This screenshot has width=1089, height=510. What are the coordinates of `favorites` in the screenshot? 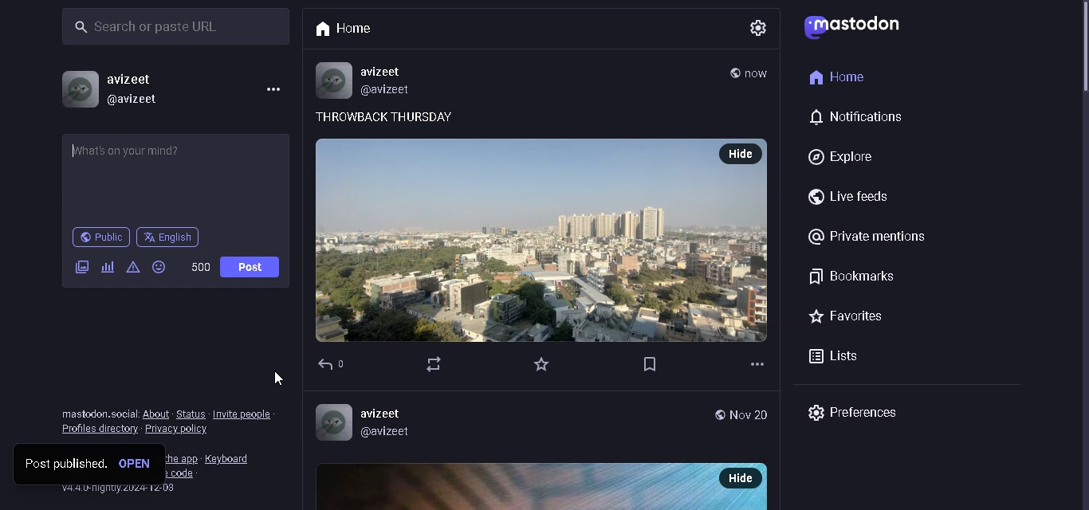 It's located at (860, 317).